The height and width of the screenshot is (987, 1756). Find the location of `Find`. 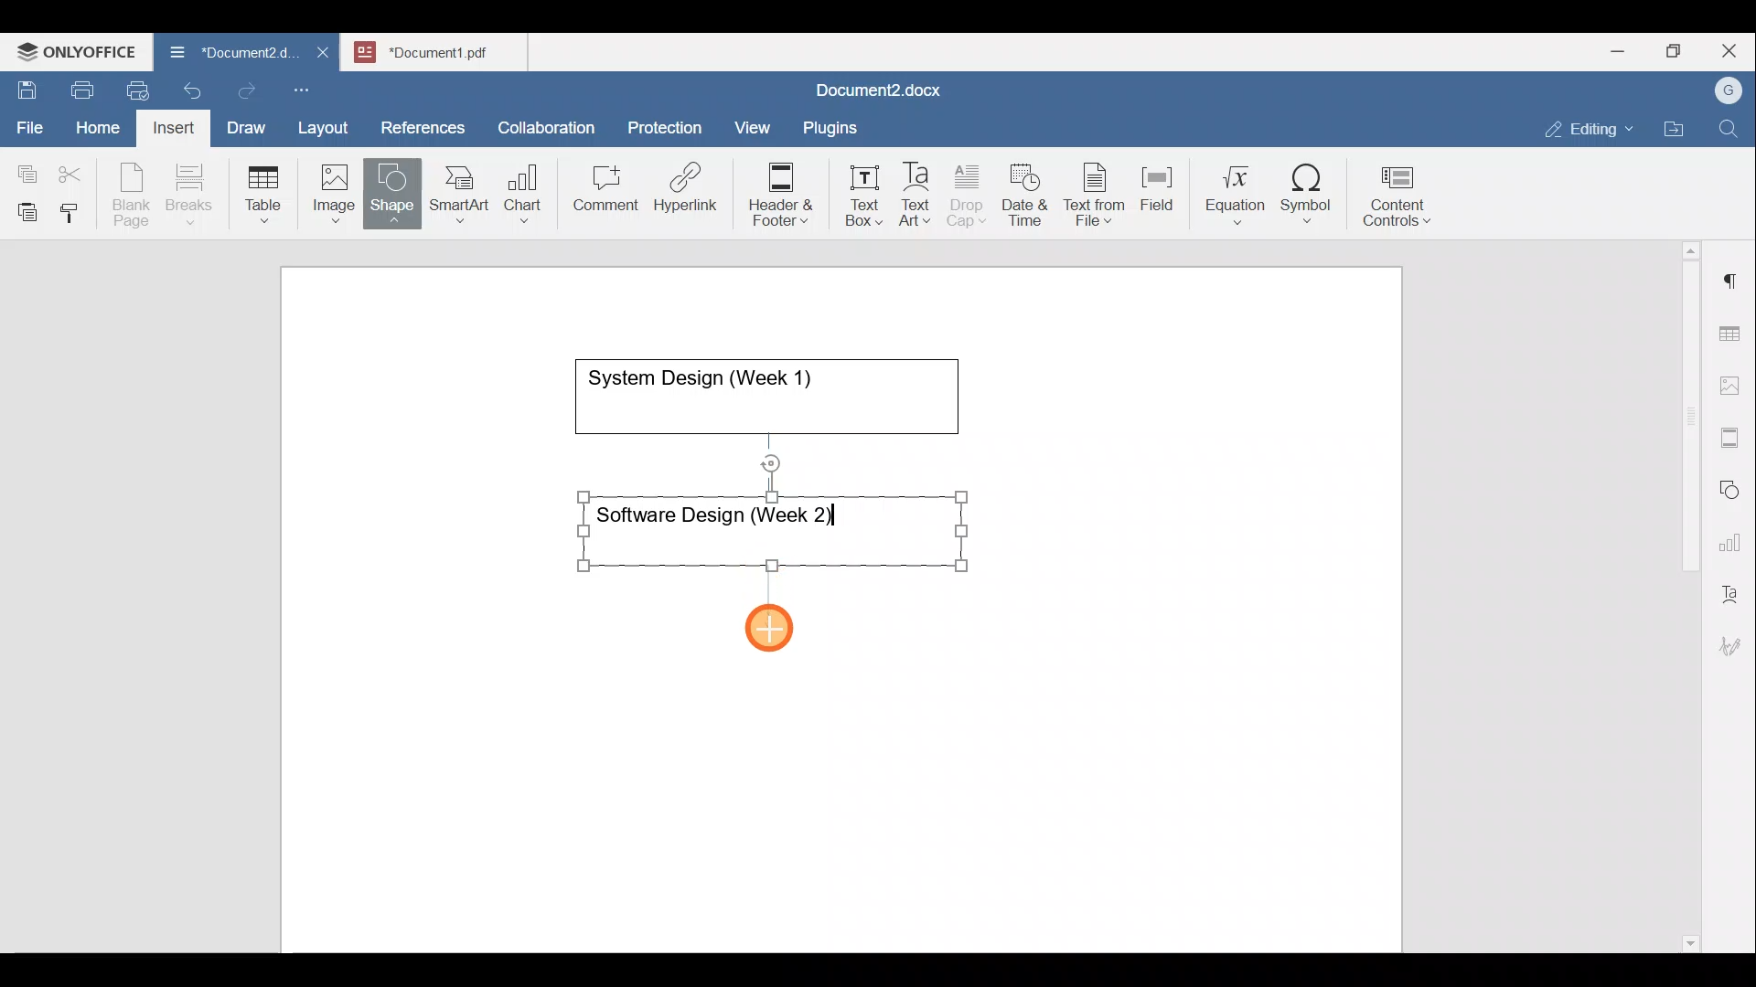

Find is located at coordinates (1730, 130).